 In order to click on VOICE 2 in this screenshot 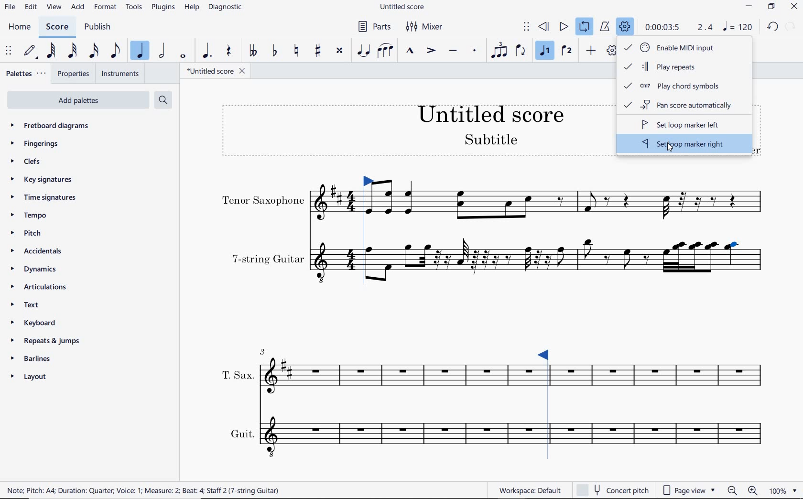, I will do `click(568, 51)`.